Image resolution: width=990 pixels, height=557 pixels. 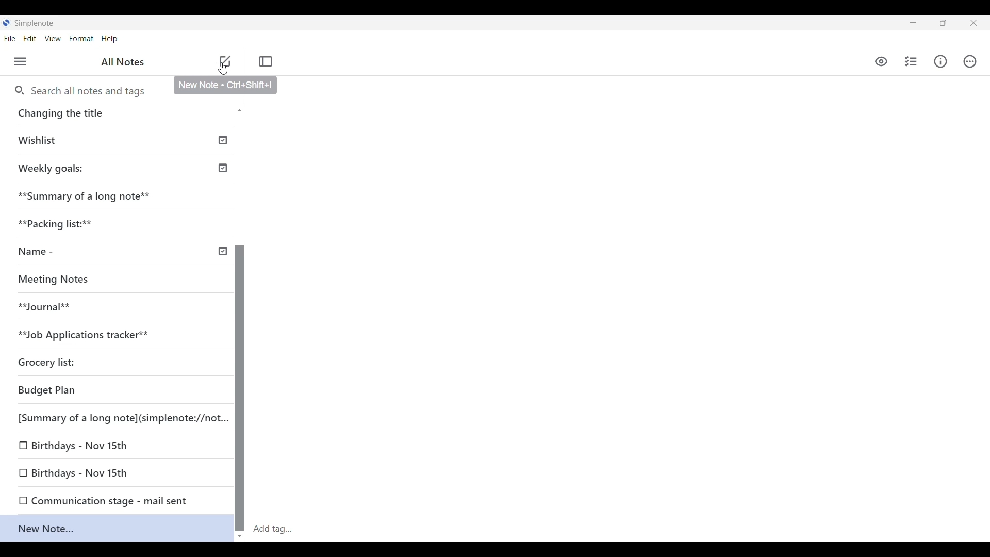 I want to click on birthdays - nov 15th, so click(x=81, y=472).